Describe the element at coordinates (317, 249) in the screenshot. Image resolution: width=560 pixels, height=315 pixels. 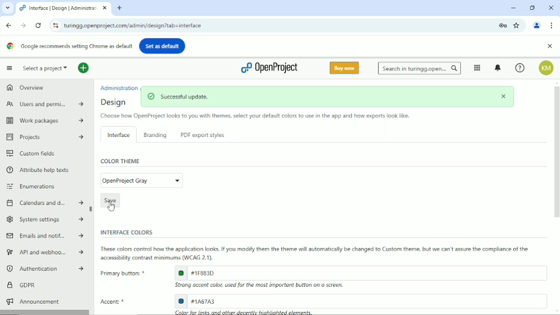
I see `These colors control how the apphcation looks. If you modify them the theme will automatically be changed to Custom theme. but we can t assure the comphance of the` at that location.